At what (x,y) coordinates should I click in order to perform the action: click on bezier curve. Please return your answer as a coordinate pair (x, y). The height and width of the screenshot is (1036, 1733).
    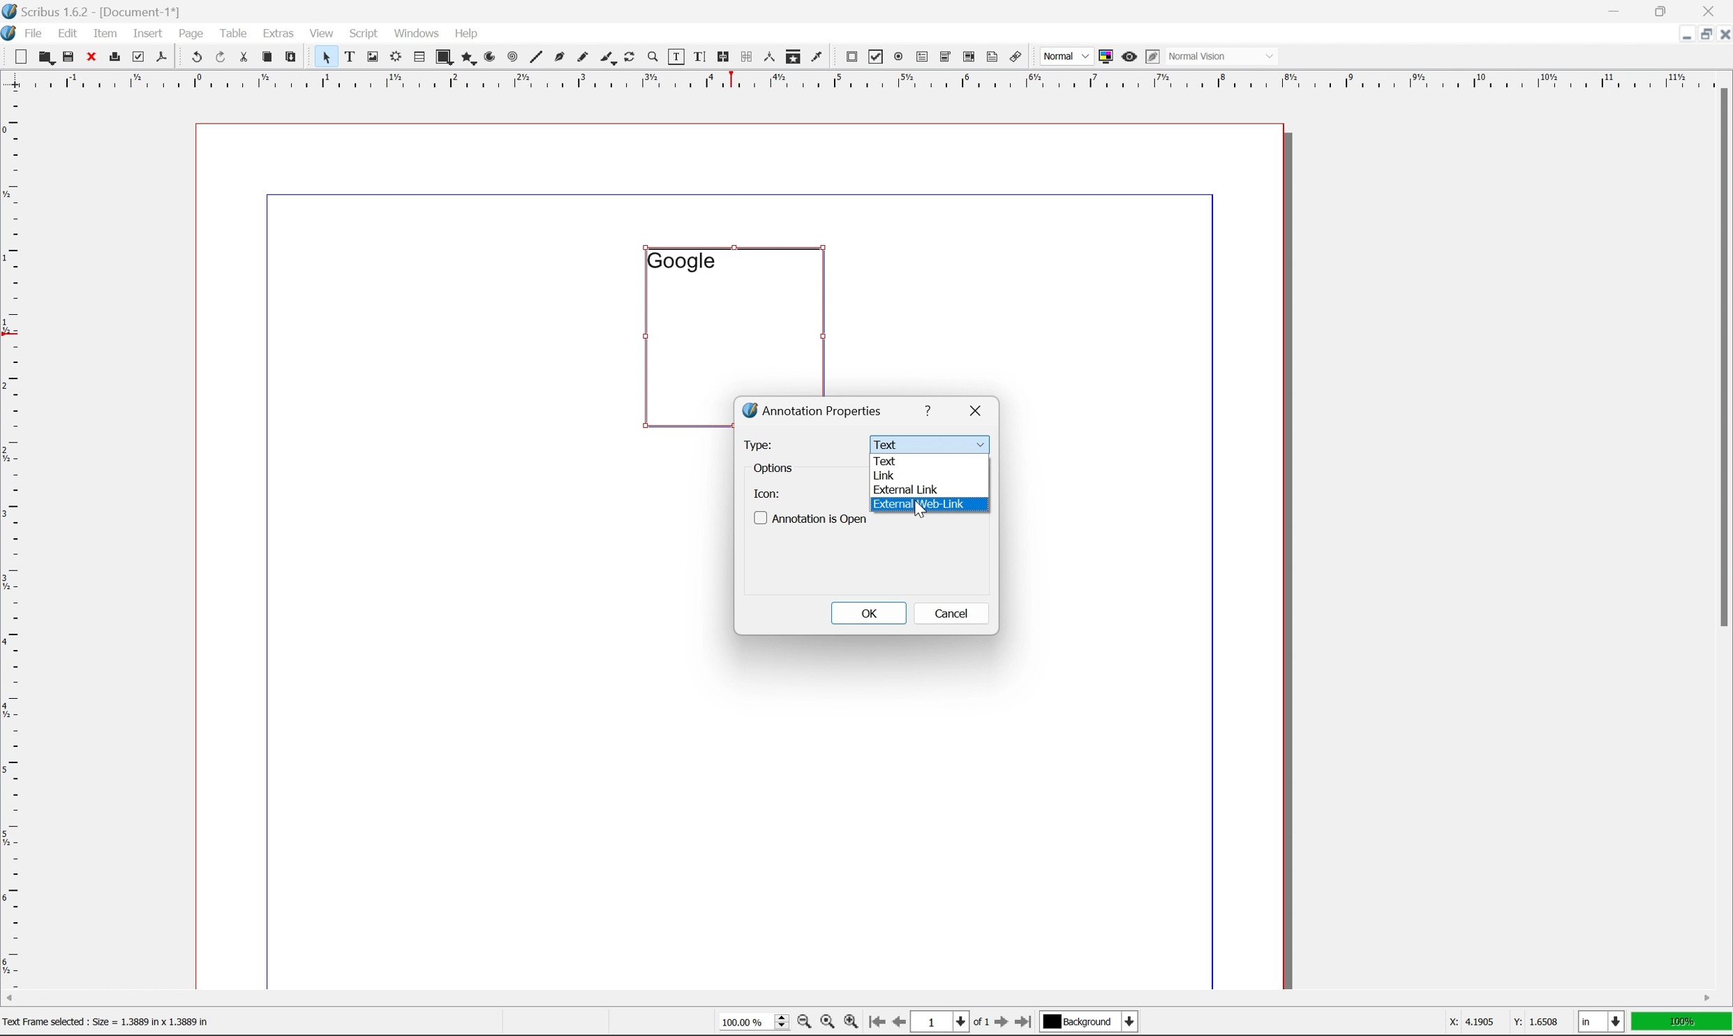
    Looking at the image, I should click on (560, 57).